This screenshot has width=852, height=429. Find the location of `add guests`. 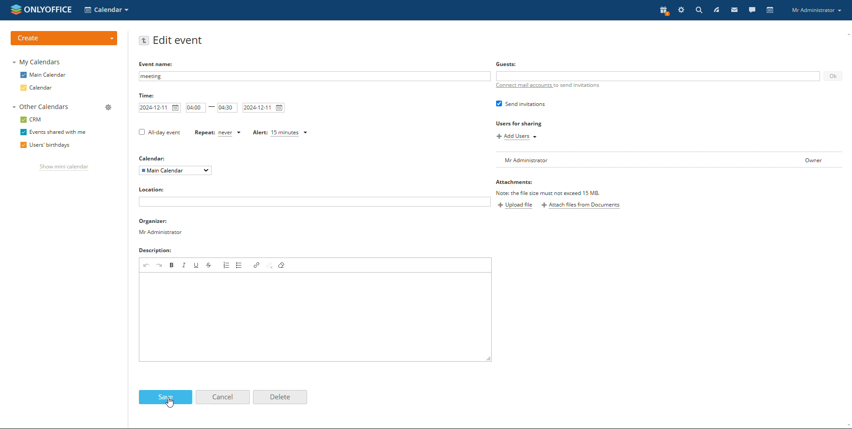

add guests is located at coordinates (658, 76).